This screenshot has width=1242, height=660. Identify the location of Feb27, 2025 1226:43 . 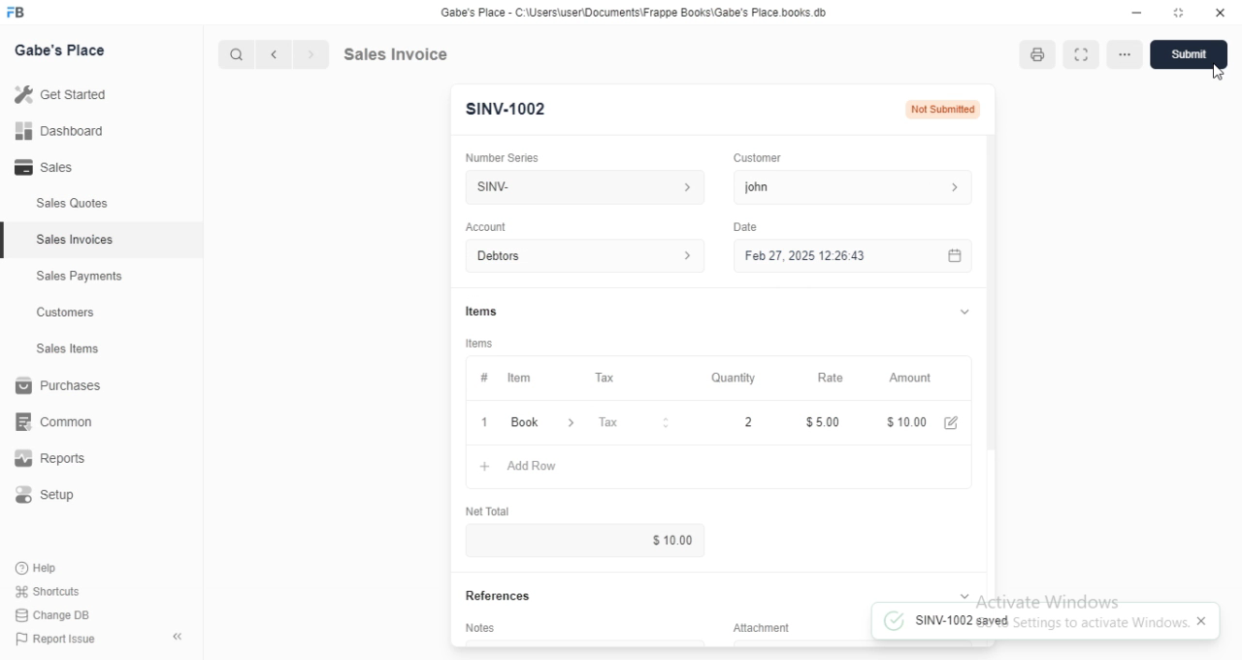
(801, 258).